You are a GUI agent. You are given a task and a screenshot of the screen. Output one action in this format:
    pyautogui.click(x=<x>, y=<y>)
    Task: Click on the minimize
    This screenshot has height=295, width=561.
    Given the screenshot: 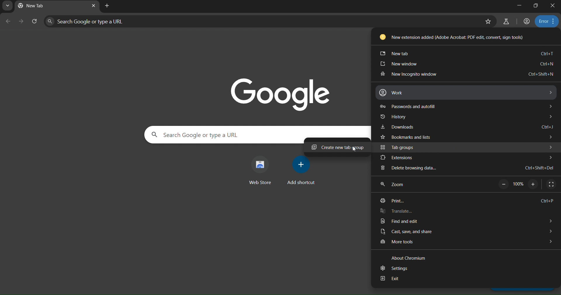 What is the action you would take?
    pyautogui.click(x=520, y=5)
    